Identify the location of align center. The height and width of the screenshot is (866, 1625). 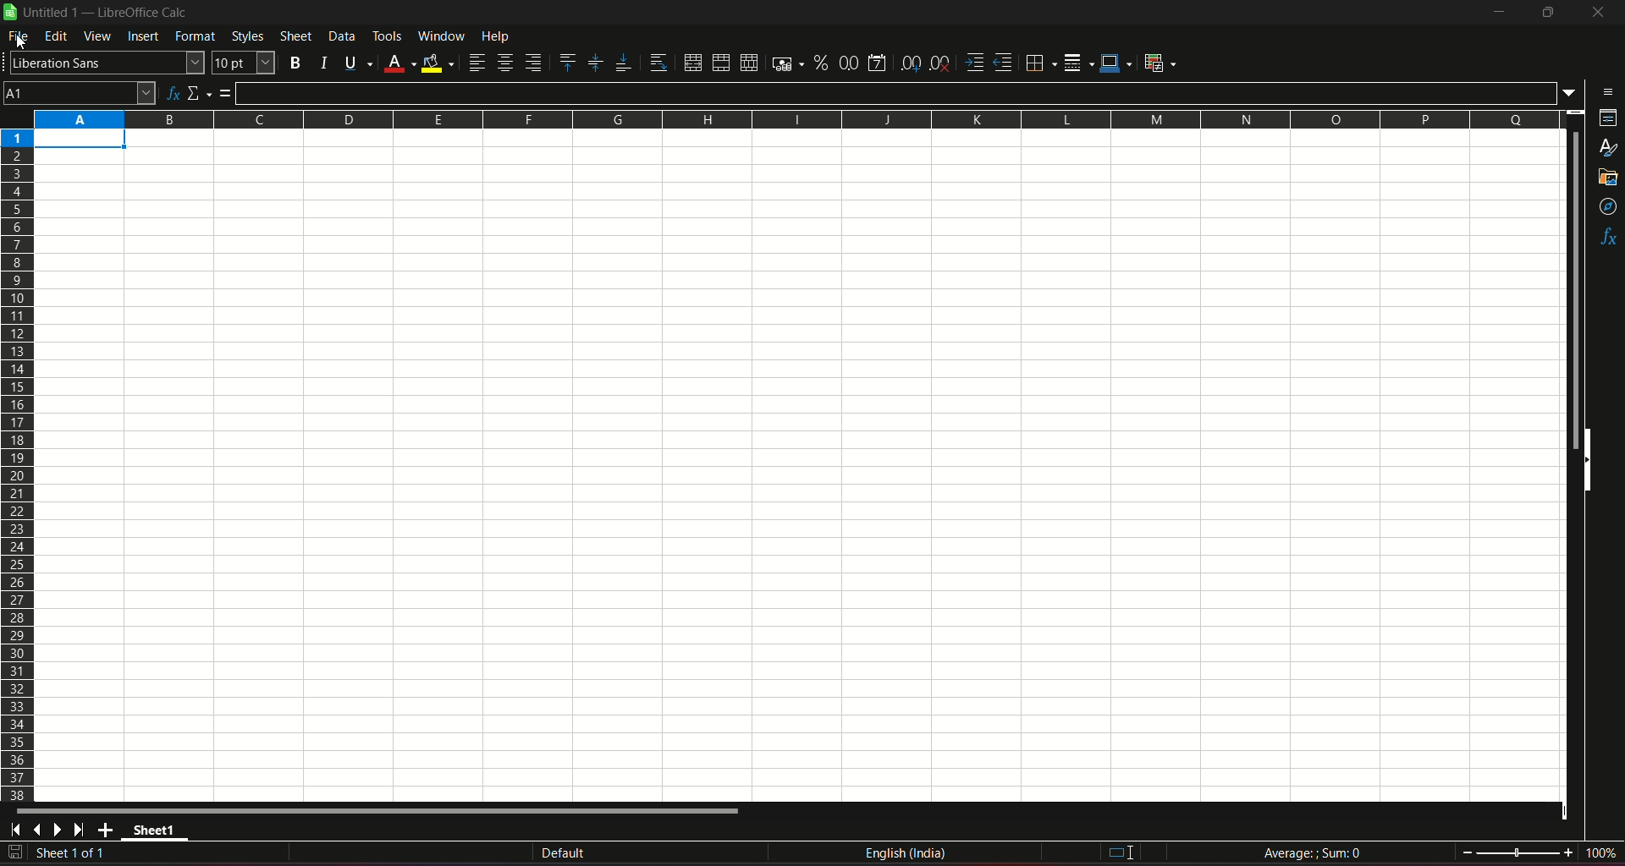
(504, 63).